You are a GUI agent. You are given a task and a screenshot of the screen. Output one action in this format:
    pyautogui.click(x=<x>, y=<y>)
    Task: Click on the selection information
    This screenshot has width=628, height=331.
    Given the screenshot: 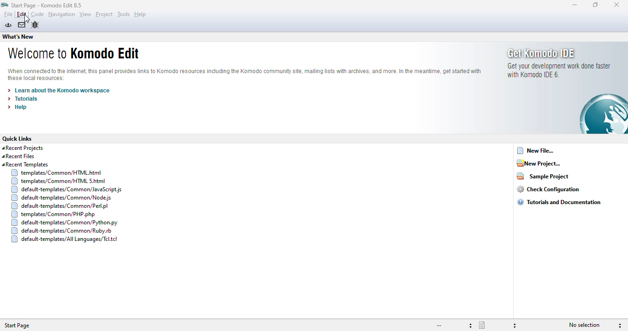 What is the action you would take?
    pyautogui.click(x=594, y=325)
    